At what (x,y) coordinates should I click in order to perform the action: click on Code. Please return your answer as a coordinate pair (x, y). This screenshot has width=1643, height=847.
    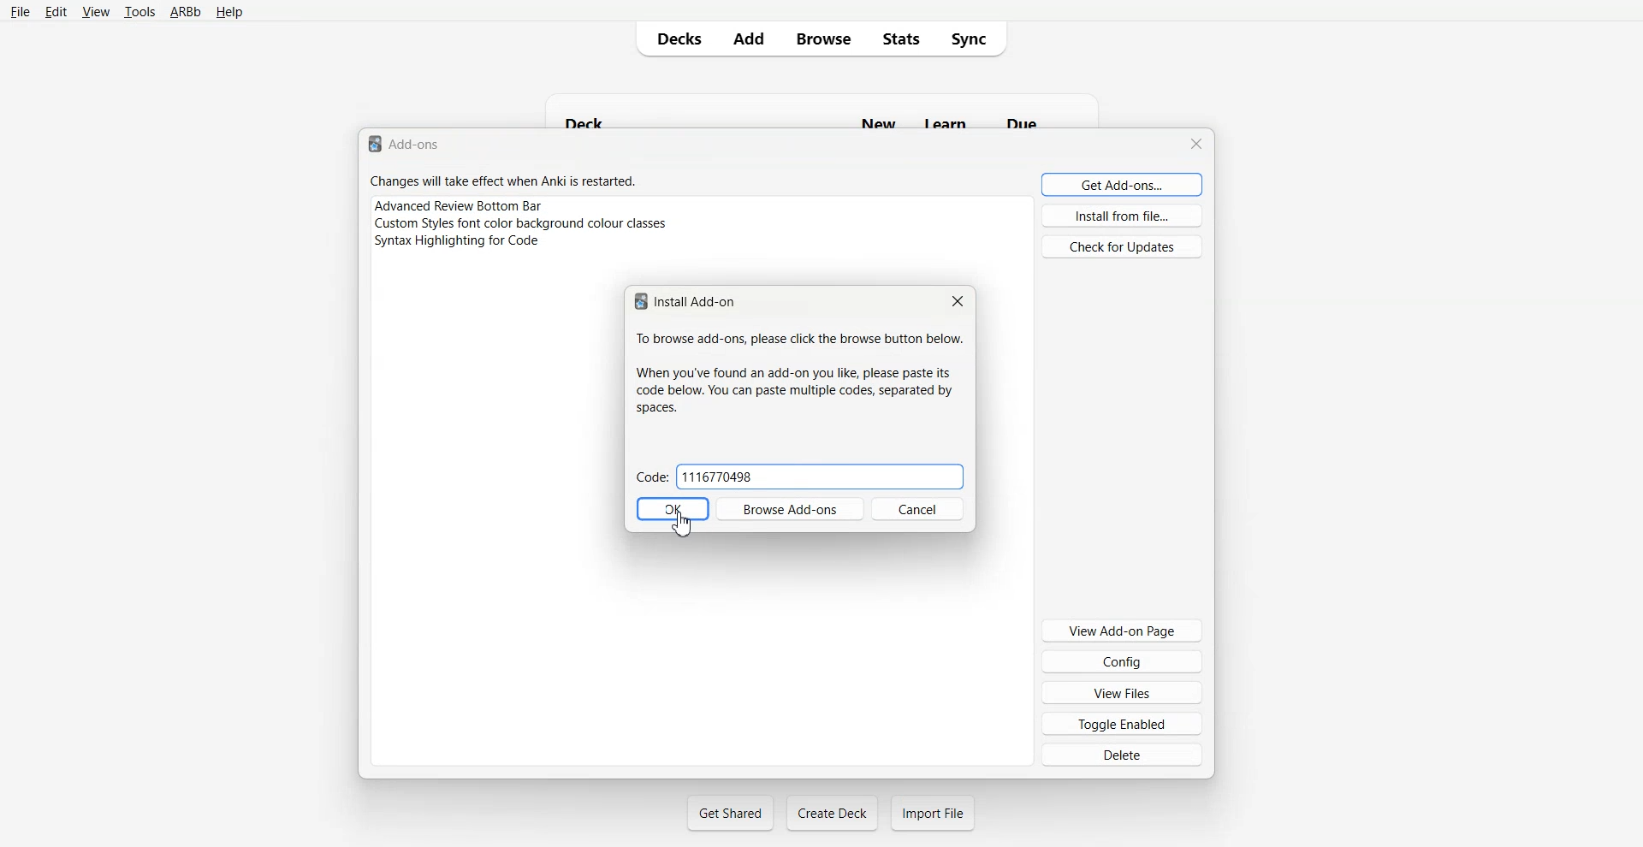
    Looking at the image, I should click on (799, 475).